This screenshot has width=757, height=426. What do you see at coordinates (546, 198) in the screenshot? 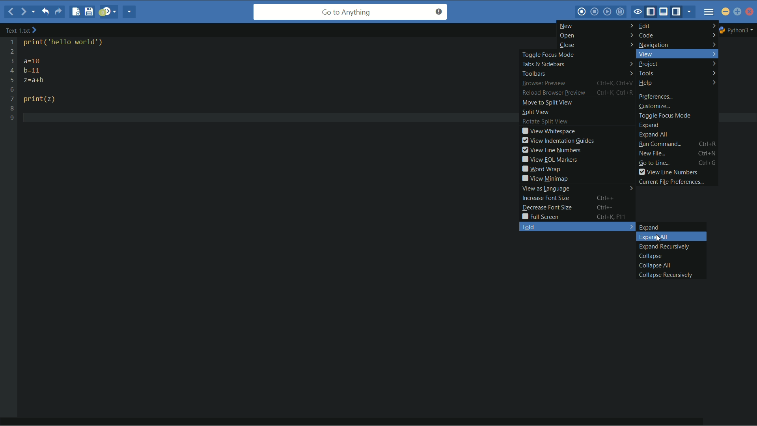
I see `increase font size` at bounding box center [546, 198].